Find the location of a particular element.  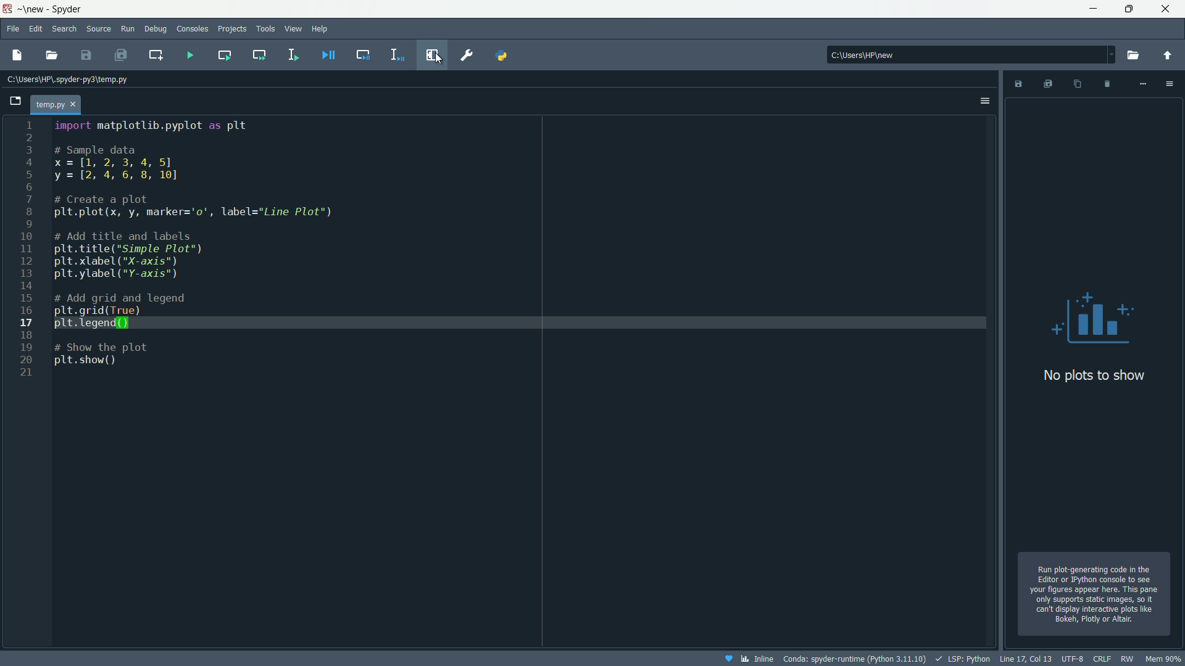

file eol status is located at coordinates (1102, 660).